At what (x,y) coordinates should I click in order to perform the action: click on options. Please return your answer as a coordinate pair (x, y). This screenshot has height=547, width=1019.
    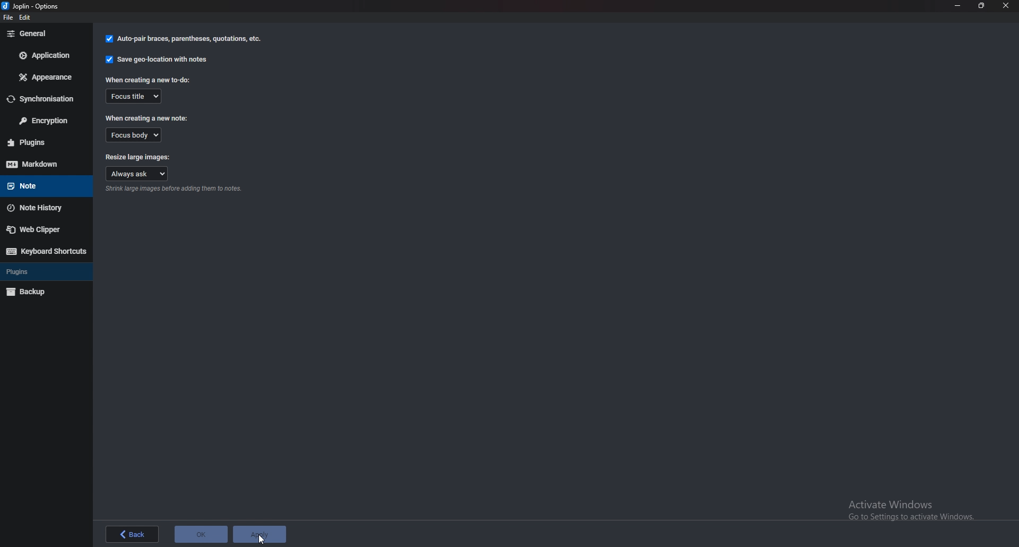
    Looking at the image, I should click on (33, 7).